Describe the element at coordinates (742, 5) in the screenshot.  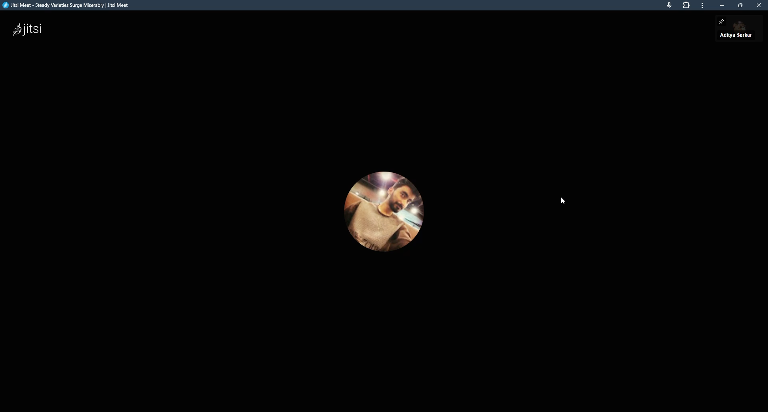
I see `maximize` at that location.